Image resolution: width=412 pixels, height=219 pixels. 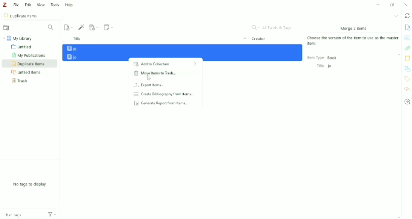 I want to click on Generate Report from Items, so click(x=164, y=103).